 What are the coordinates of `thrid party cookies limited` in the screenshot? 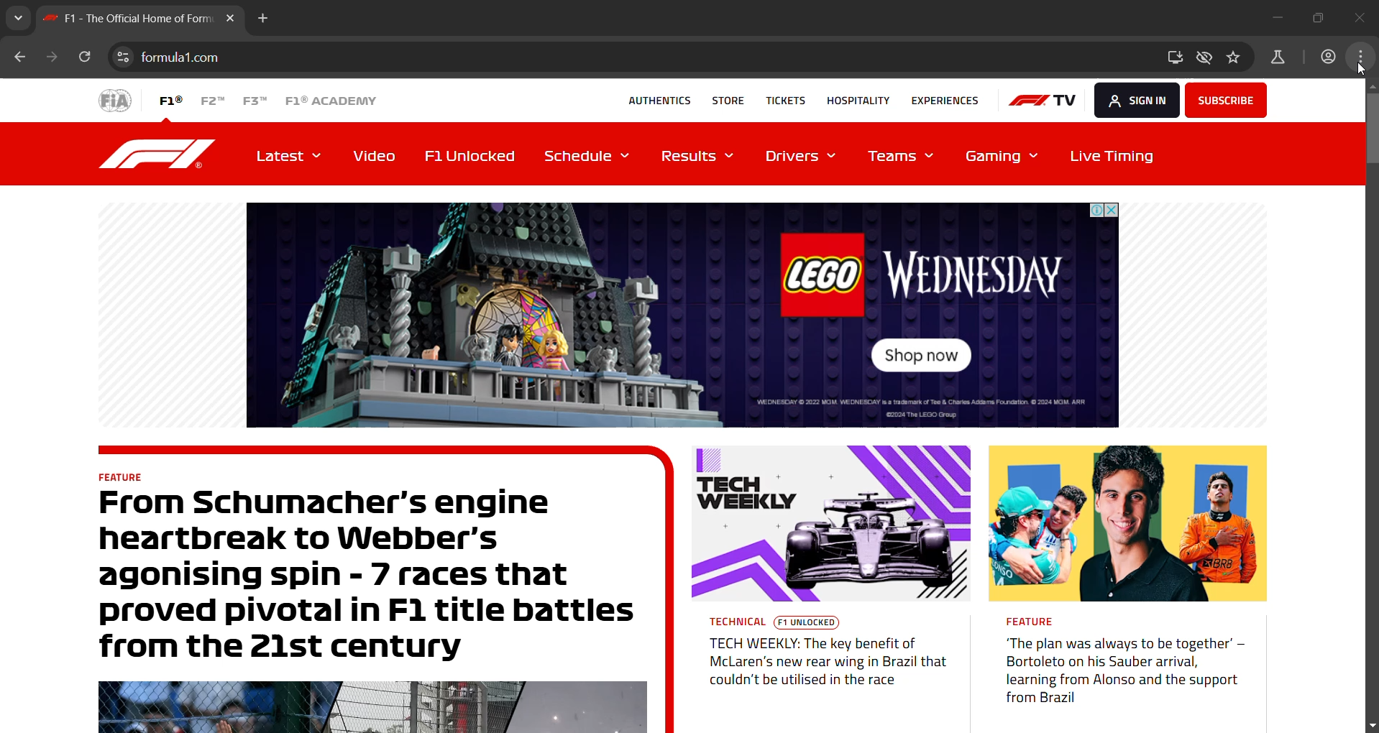 It's located at (1205, 59).